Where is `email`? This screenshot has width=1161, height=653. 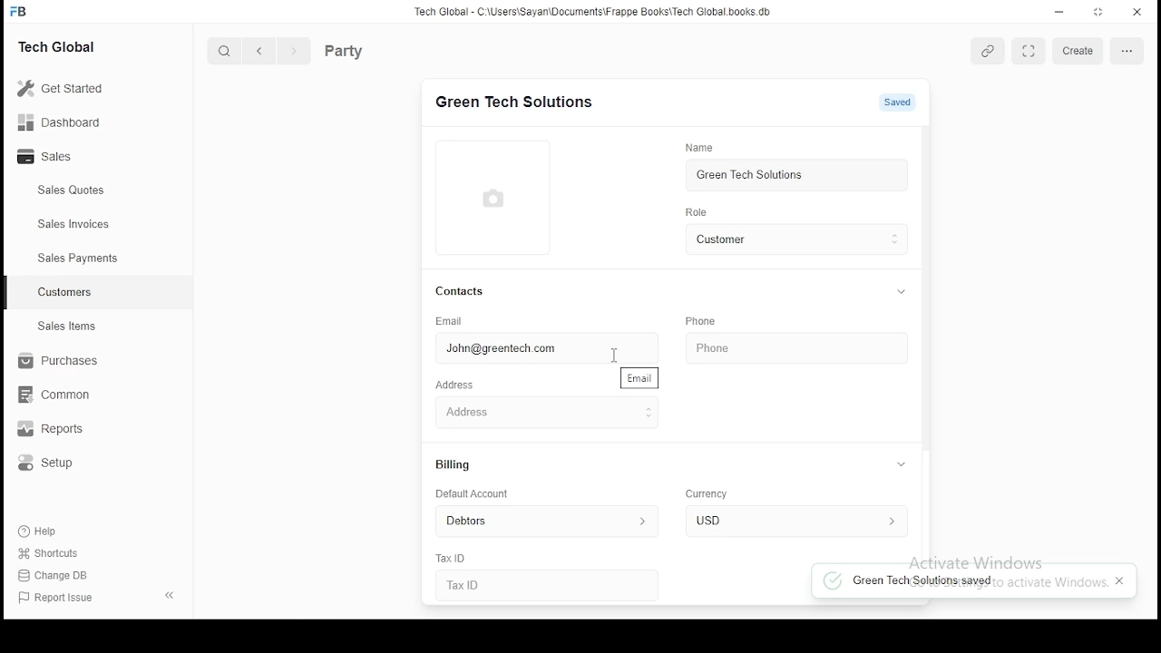
email is located at coordinates (451, 321).